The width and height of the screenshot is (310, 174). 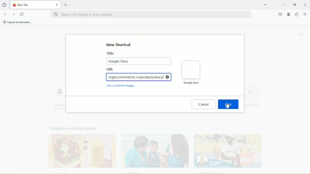 What do you see at coordinates (229, 104) in the screenshot?
I see `add` at bounding box center [229, 104].